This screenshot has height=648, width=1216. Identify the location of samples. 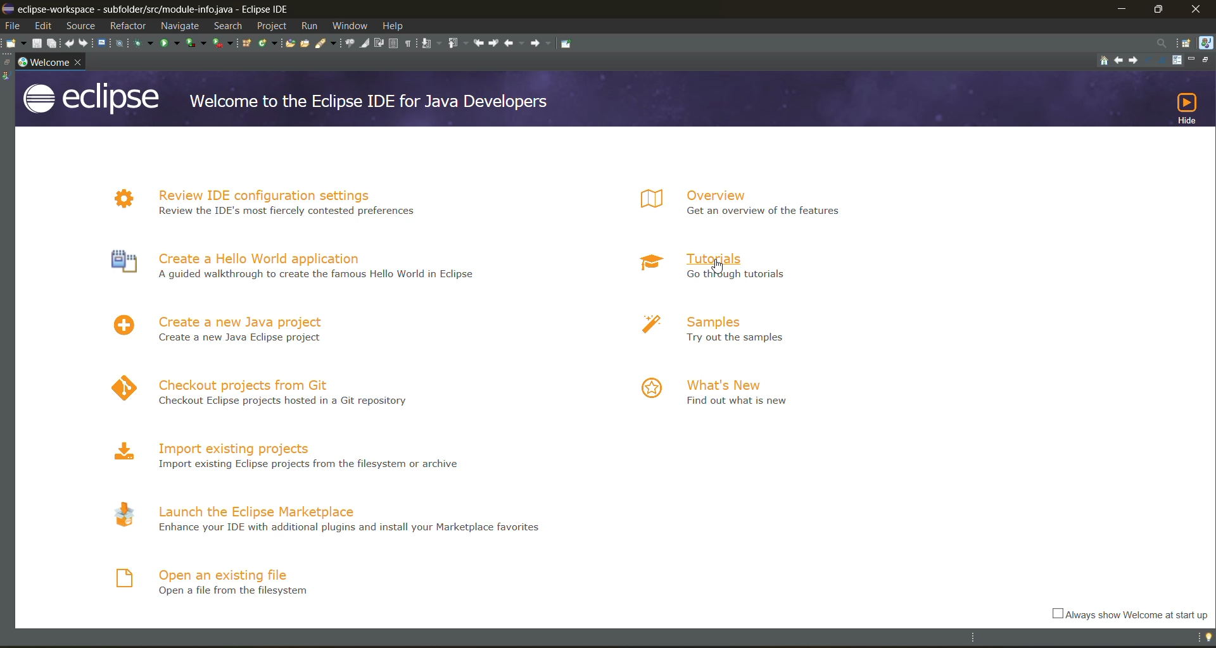
(721, 331).